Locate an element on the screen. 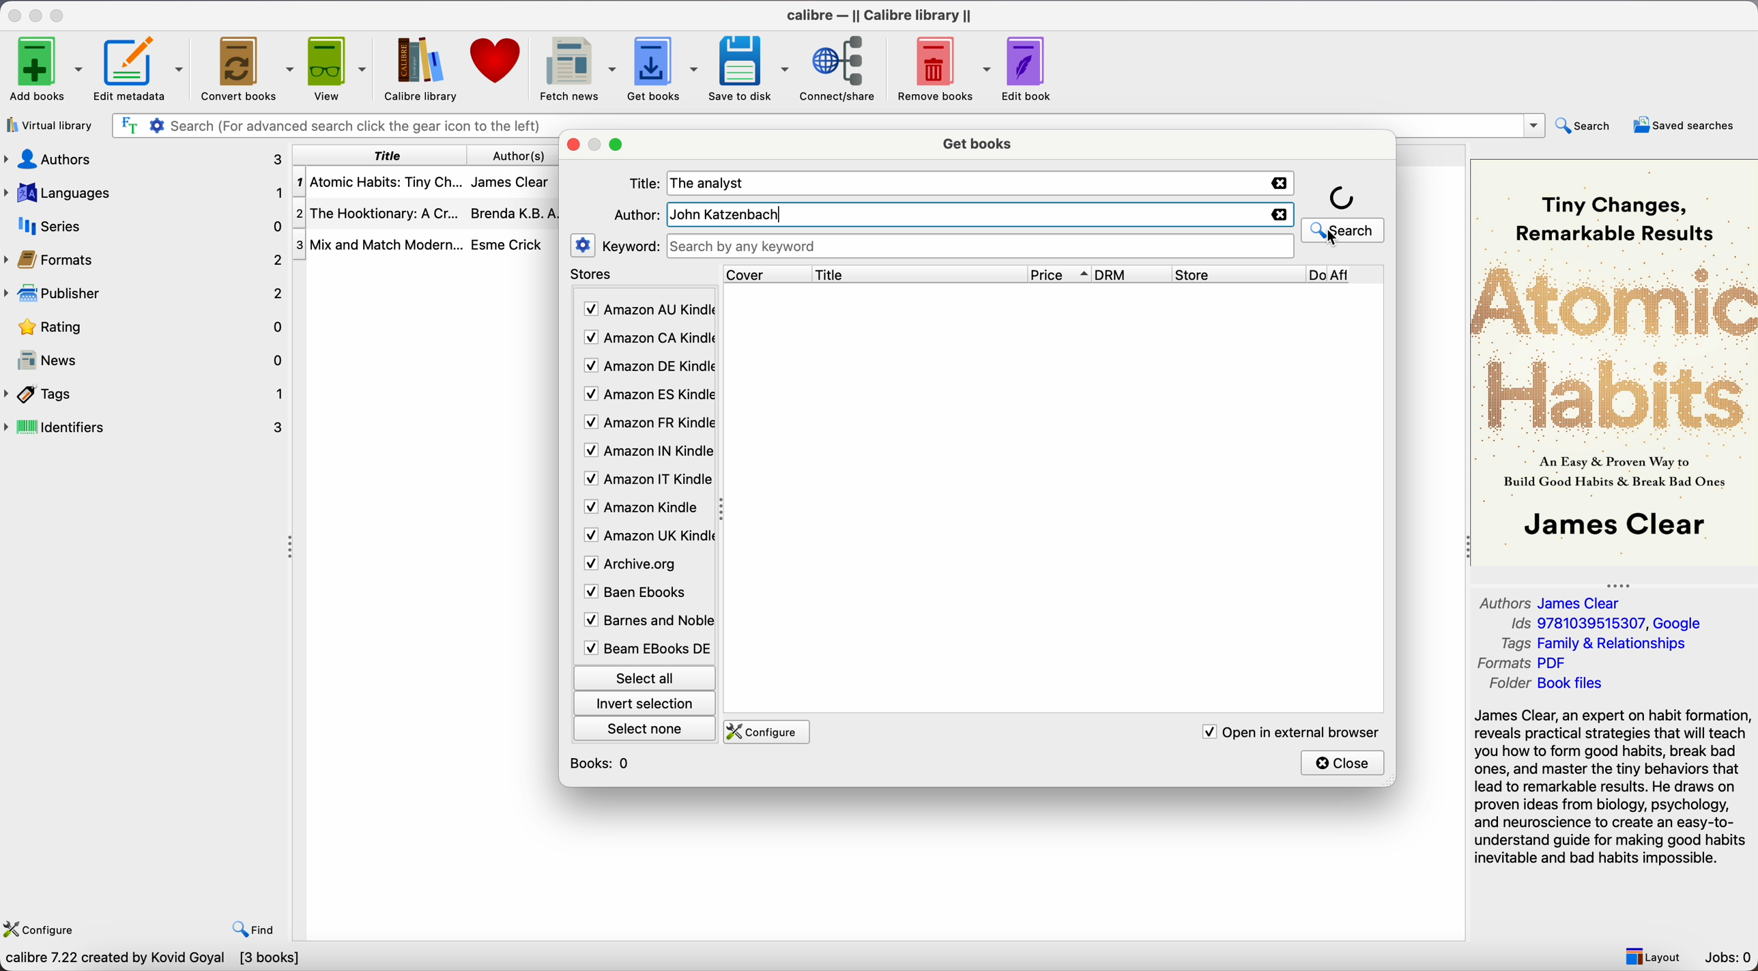 The image size is (1758, 971). title is located at coordinates (917, 274).